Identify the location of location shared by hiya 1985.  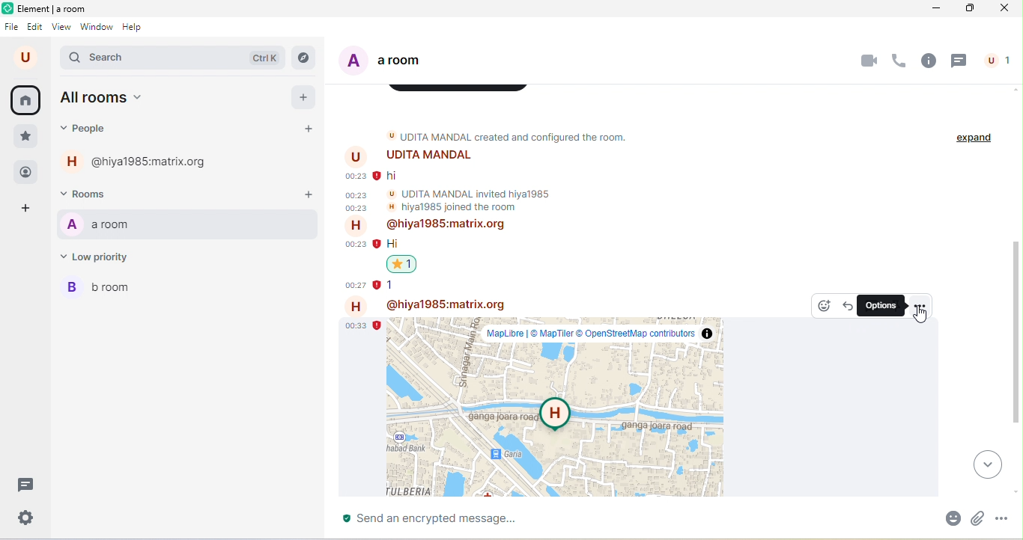
(555, 407).